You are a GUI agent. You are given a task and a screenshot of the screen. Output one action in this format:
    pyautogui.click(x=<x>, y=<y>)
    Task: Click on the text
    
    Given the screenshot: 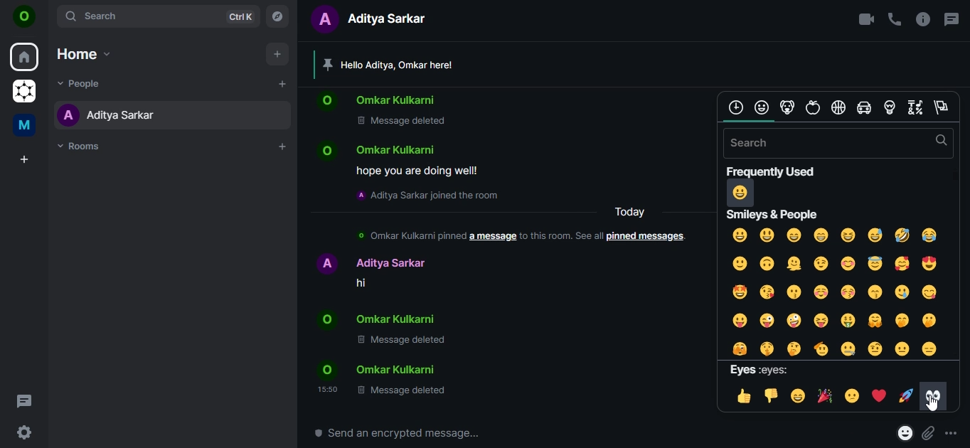 What is the action you would take?
    pyautogui.click(x=375, y=21)
    